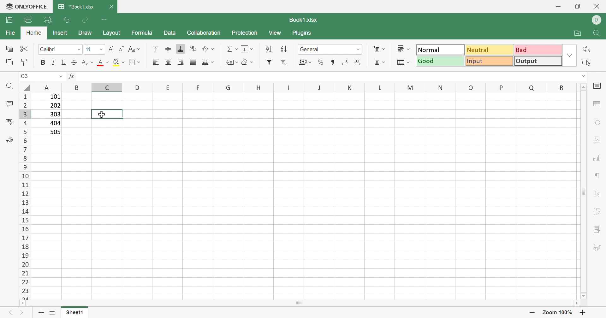  Describe the element at coordinates (77, 8) in the screenshot. I see `*Book1.xlsx` at that location.